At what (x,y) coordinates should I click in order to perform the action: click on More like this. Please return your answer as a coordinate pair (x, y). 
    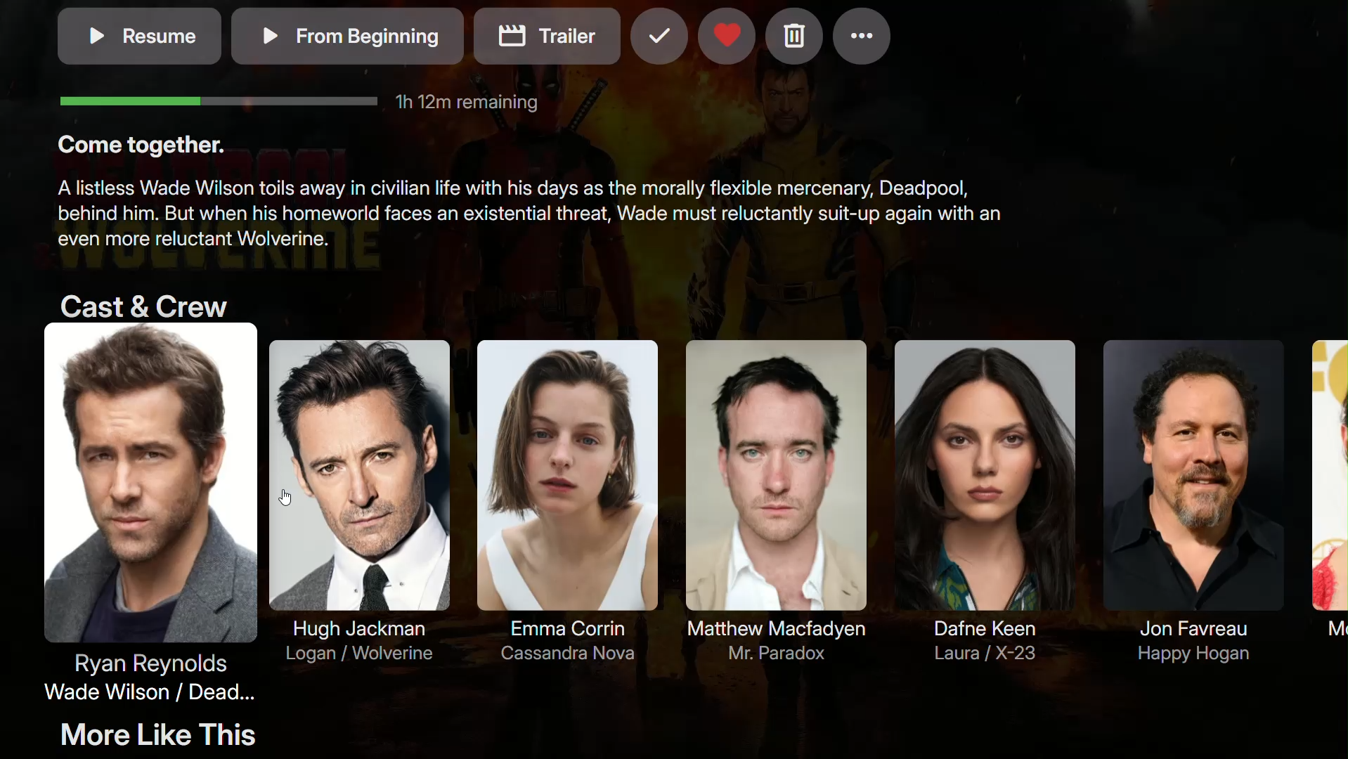
    Looking at the image, I should click on (176, 735).